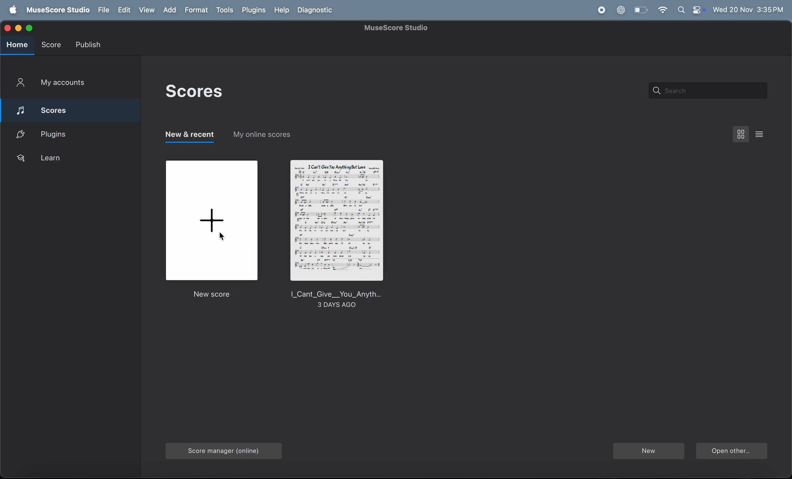 This screenshot has width=792, height=479. I want to click on date and time, so click(749, 8).